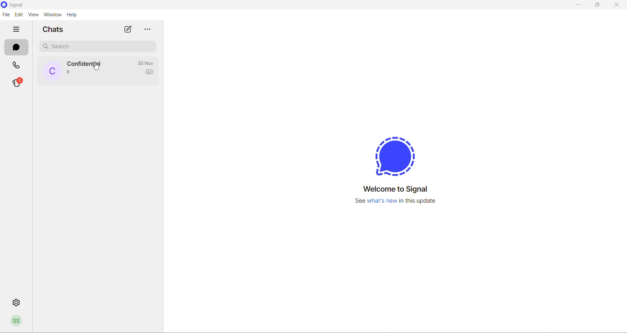 Image resolution: width=627 pixels, height=333 pixels. Describe the element at coordinates (17, 321) in the screenshot. I see `profile` at that location.